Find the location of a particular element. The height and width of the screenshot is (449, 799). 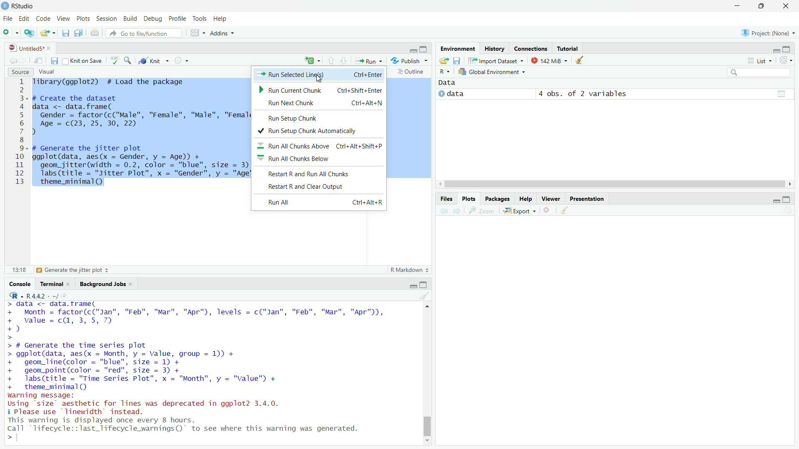

create a project is located at coordinates (30, 32).